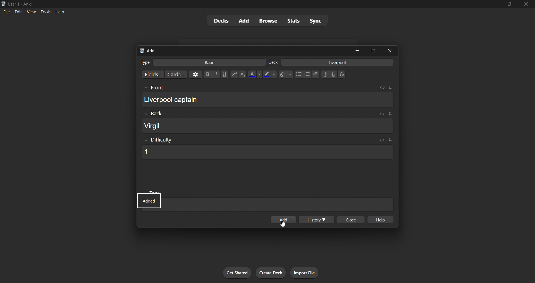 The height and width of the screenshot is (283, 535). What do you see at coordinates (208, 74) in the screenshot?
I see `Bold` at bounding box center [208, 74].